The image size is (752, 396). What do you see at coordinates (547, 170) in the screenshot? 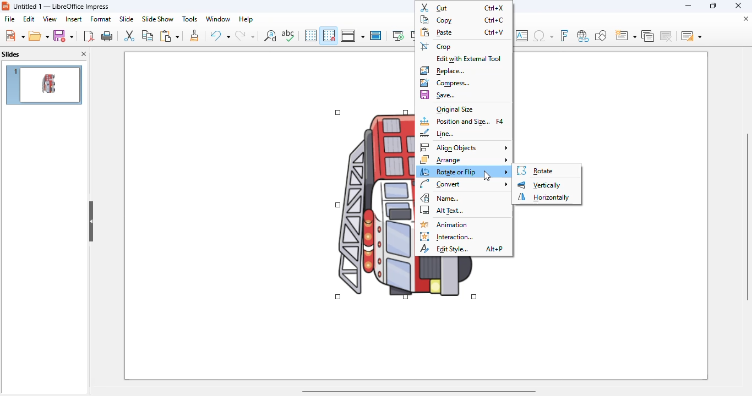
I see `rotate` at bounding box center [547, 170].